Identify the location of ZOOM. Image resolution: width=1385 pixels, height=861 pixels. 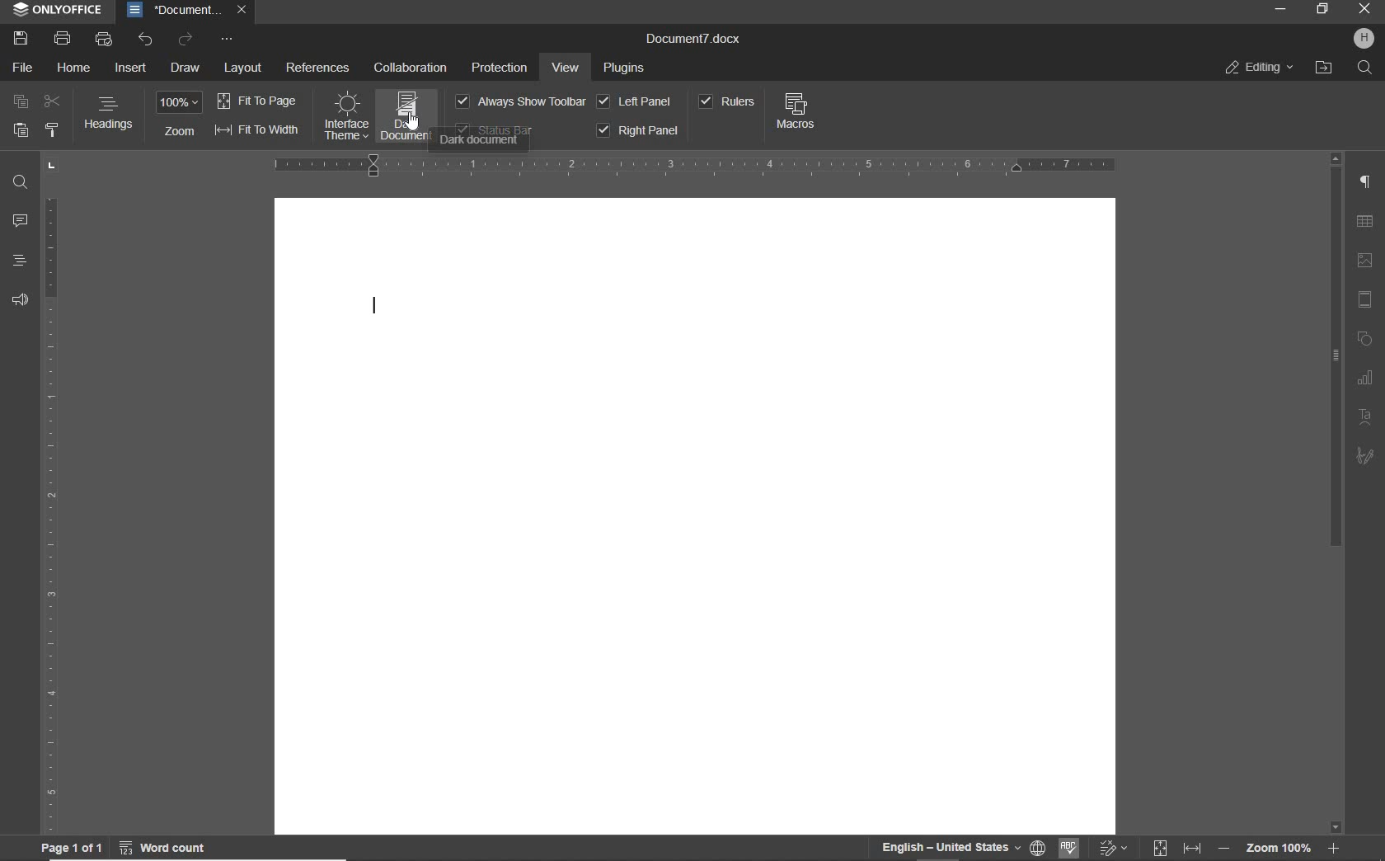
(181, 104).